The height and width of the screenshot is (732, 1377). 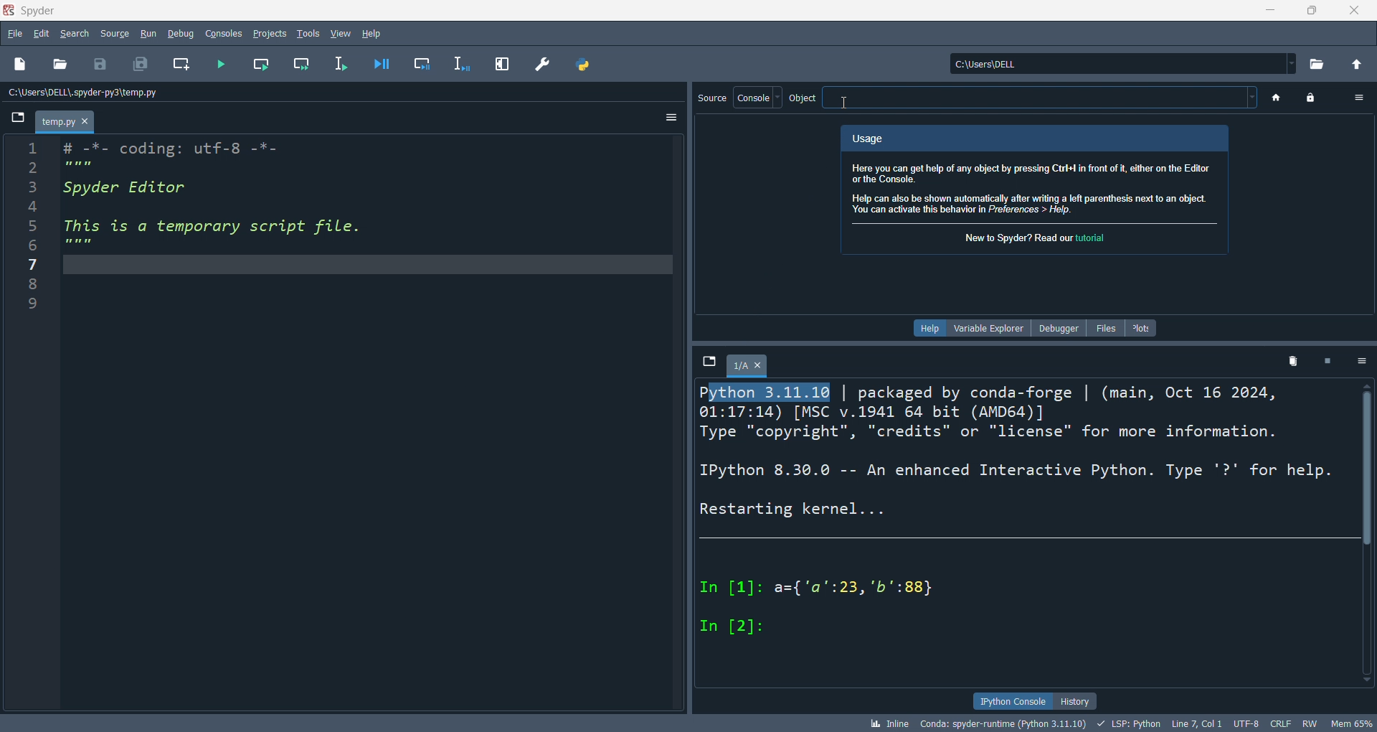 I want to click on browse tabs, so click(x=709, y=365).